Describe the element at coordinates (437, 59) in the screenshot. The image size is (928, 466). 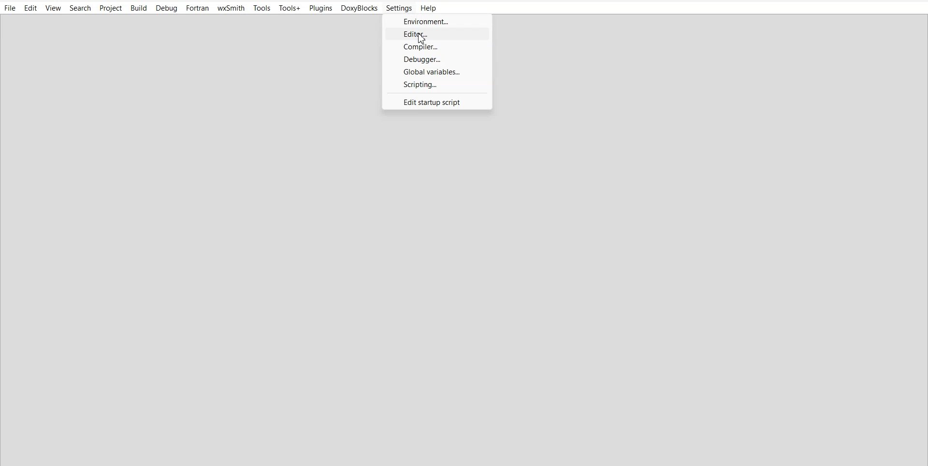
I see `Debugger` at that location.